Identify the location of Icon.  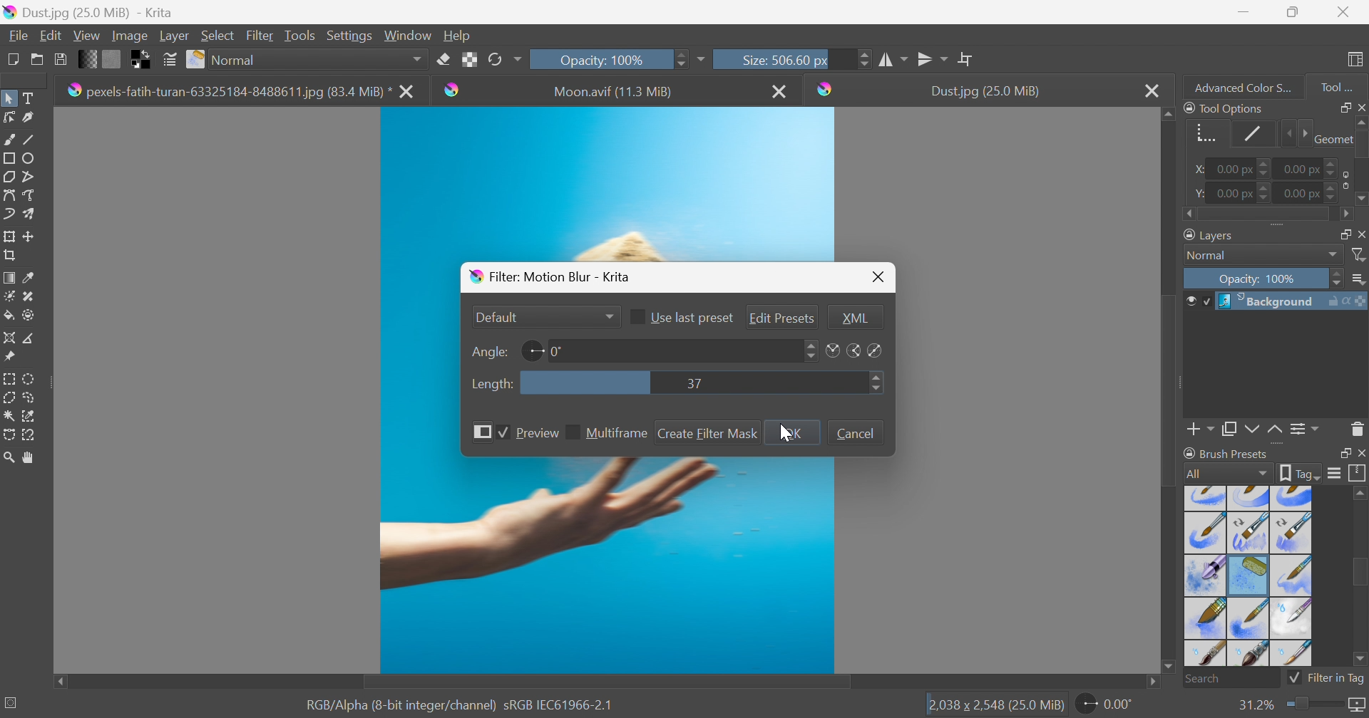
(1343, 179).